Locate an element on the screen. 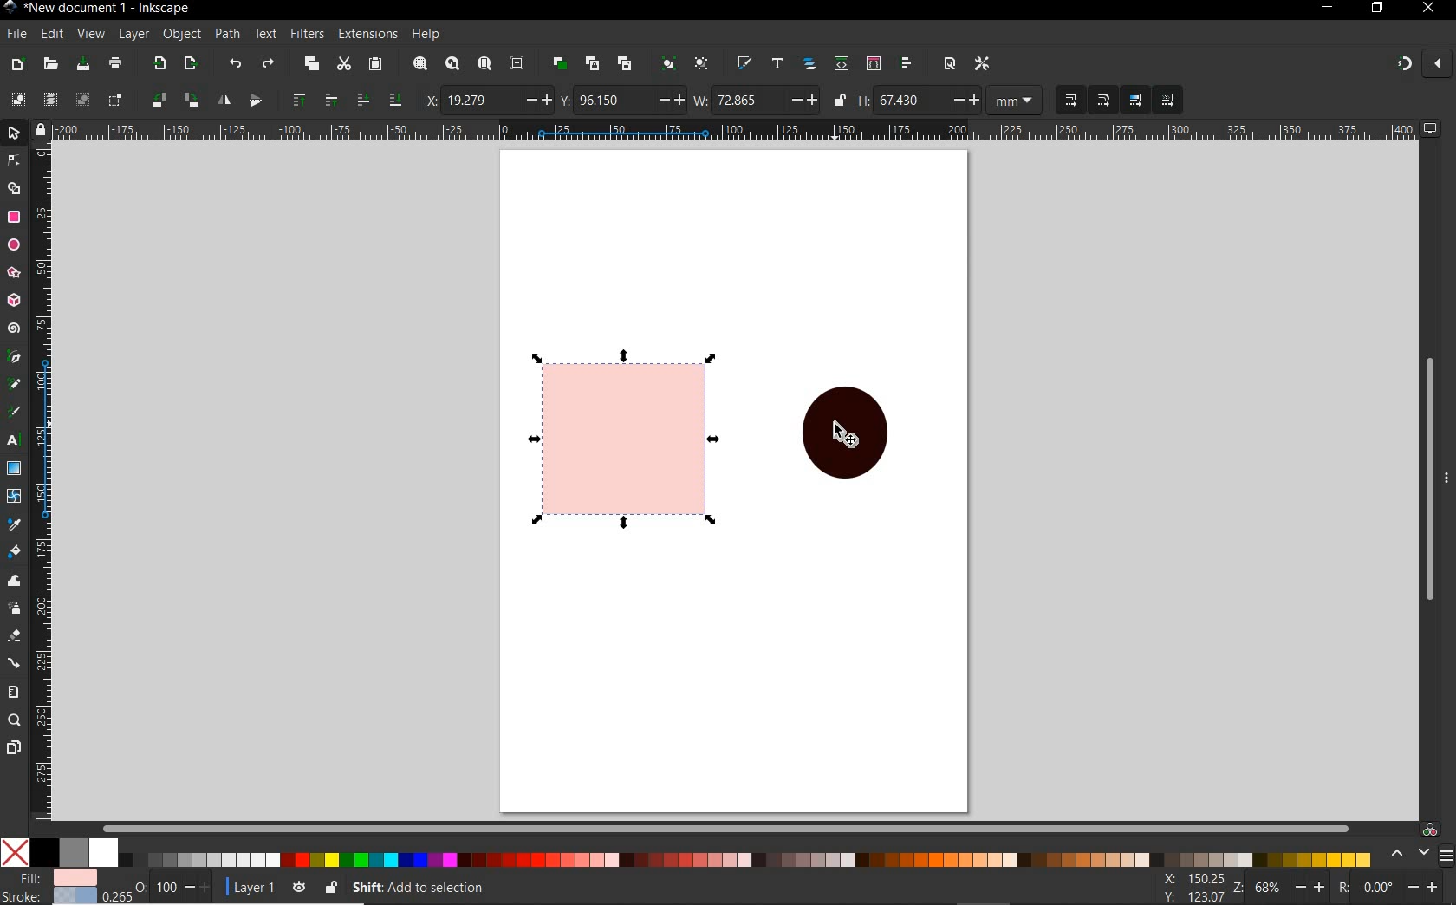  deselect is located at coordinates (82, 101).